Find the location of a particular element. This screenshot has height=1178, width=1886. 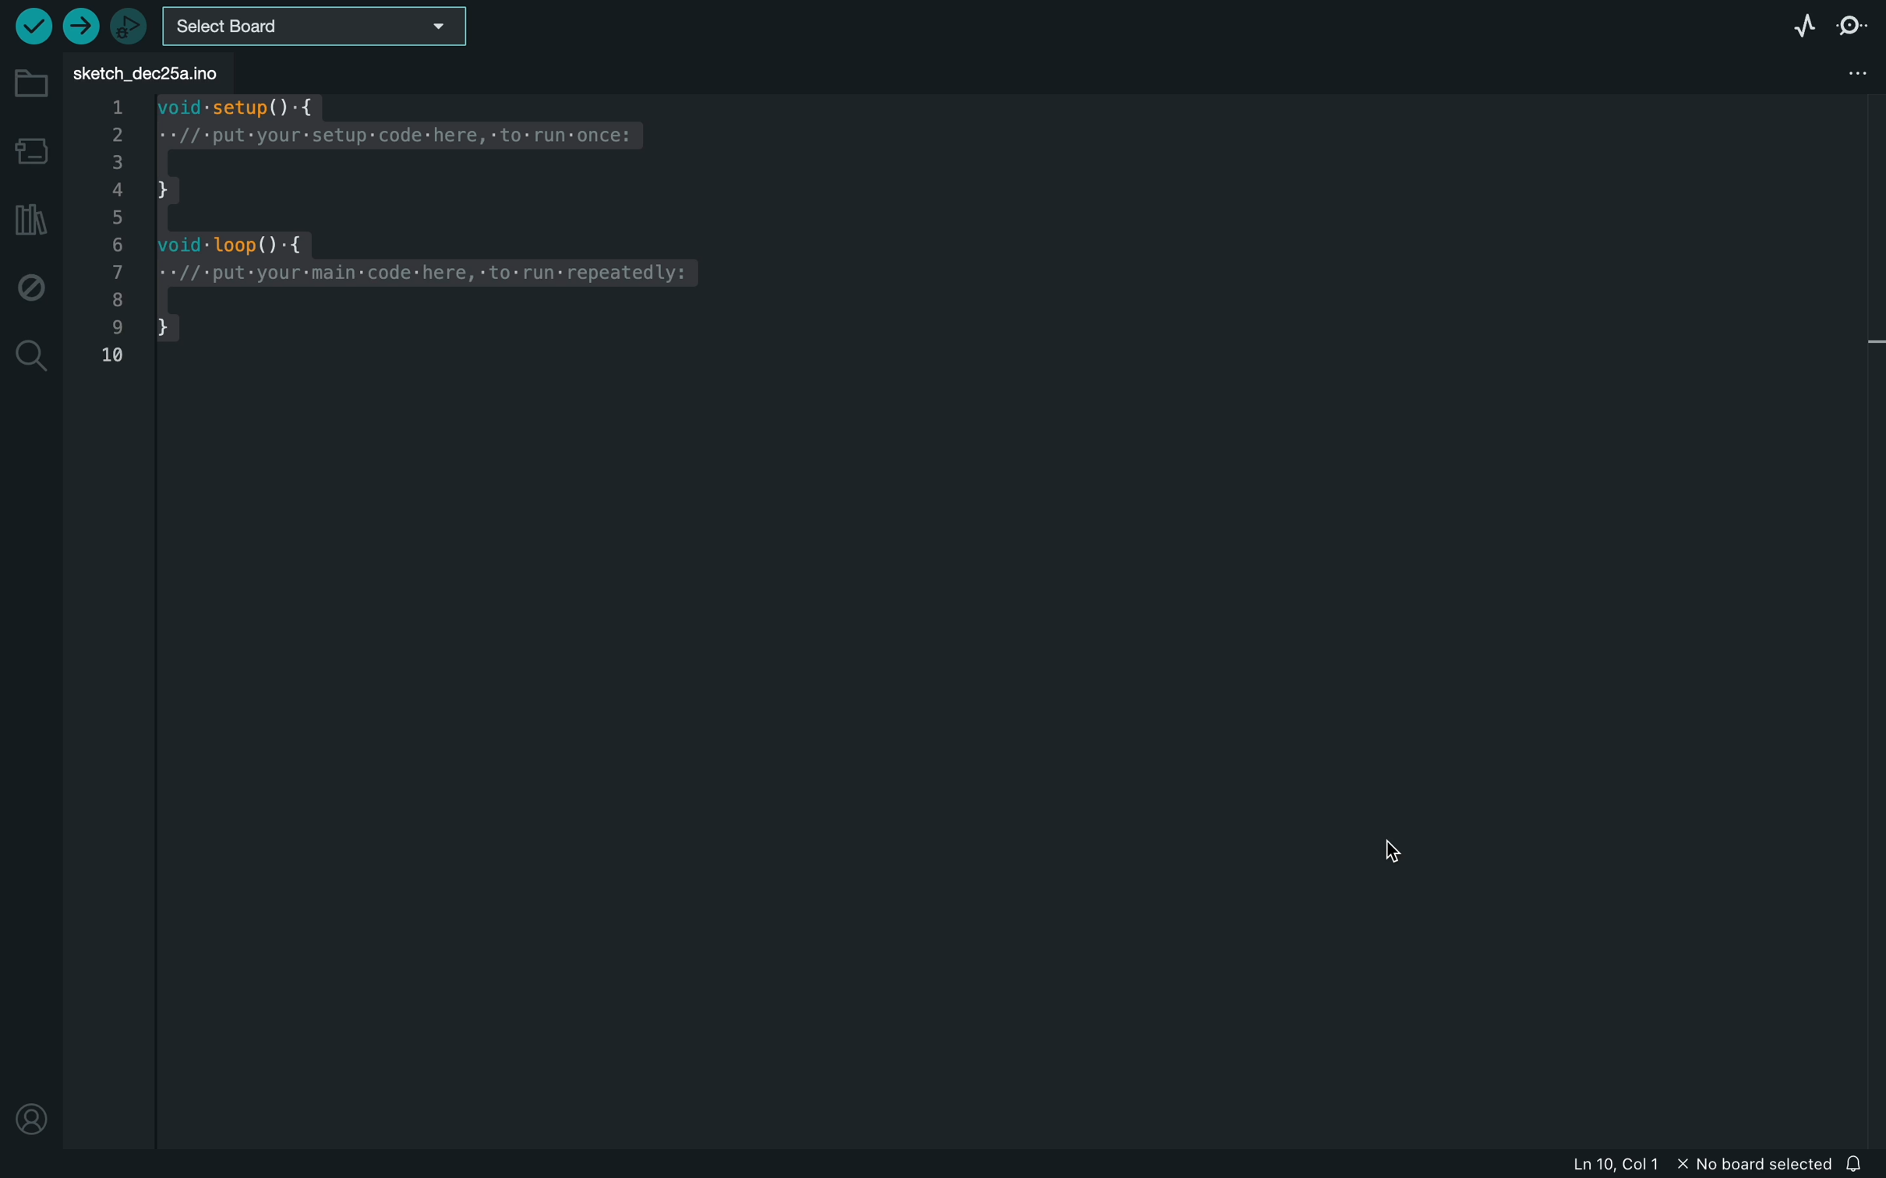

search is located at coordinates (30, 354).